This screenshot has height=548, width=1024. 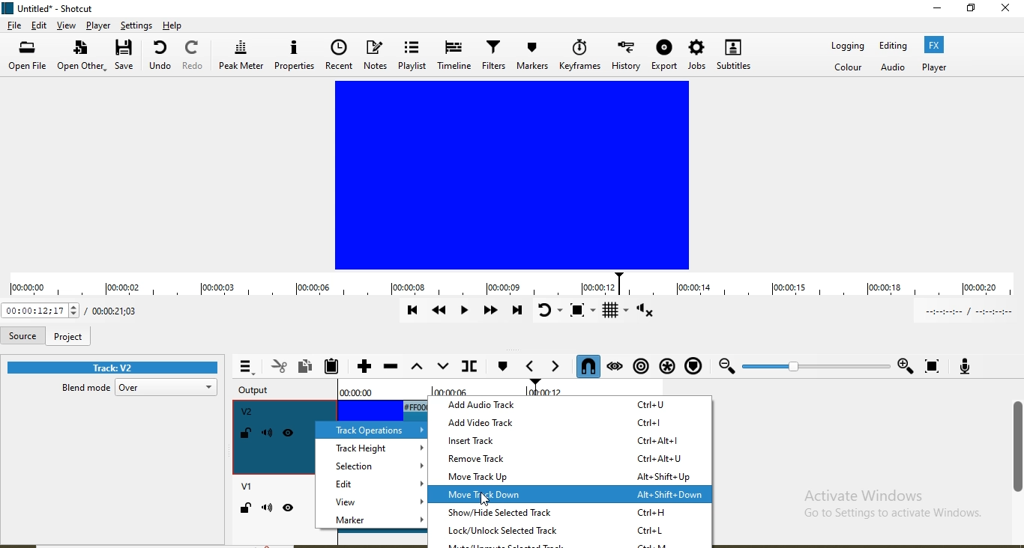 I want to click on edit, so click(x=372, y=484).